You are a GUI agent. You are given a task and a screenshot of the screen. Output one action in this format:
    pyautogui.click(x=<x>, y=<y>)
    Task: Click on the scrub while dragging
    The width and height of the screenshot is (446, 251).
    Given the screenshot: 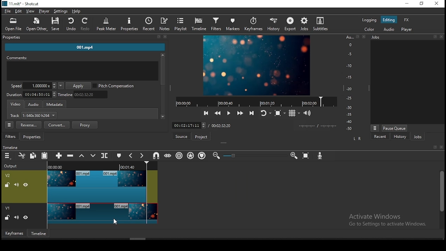 What is the action you would take?
    pyautogui.click(x=169, y=155)
    